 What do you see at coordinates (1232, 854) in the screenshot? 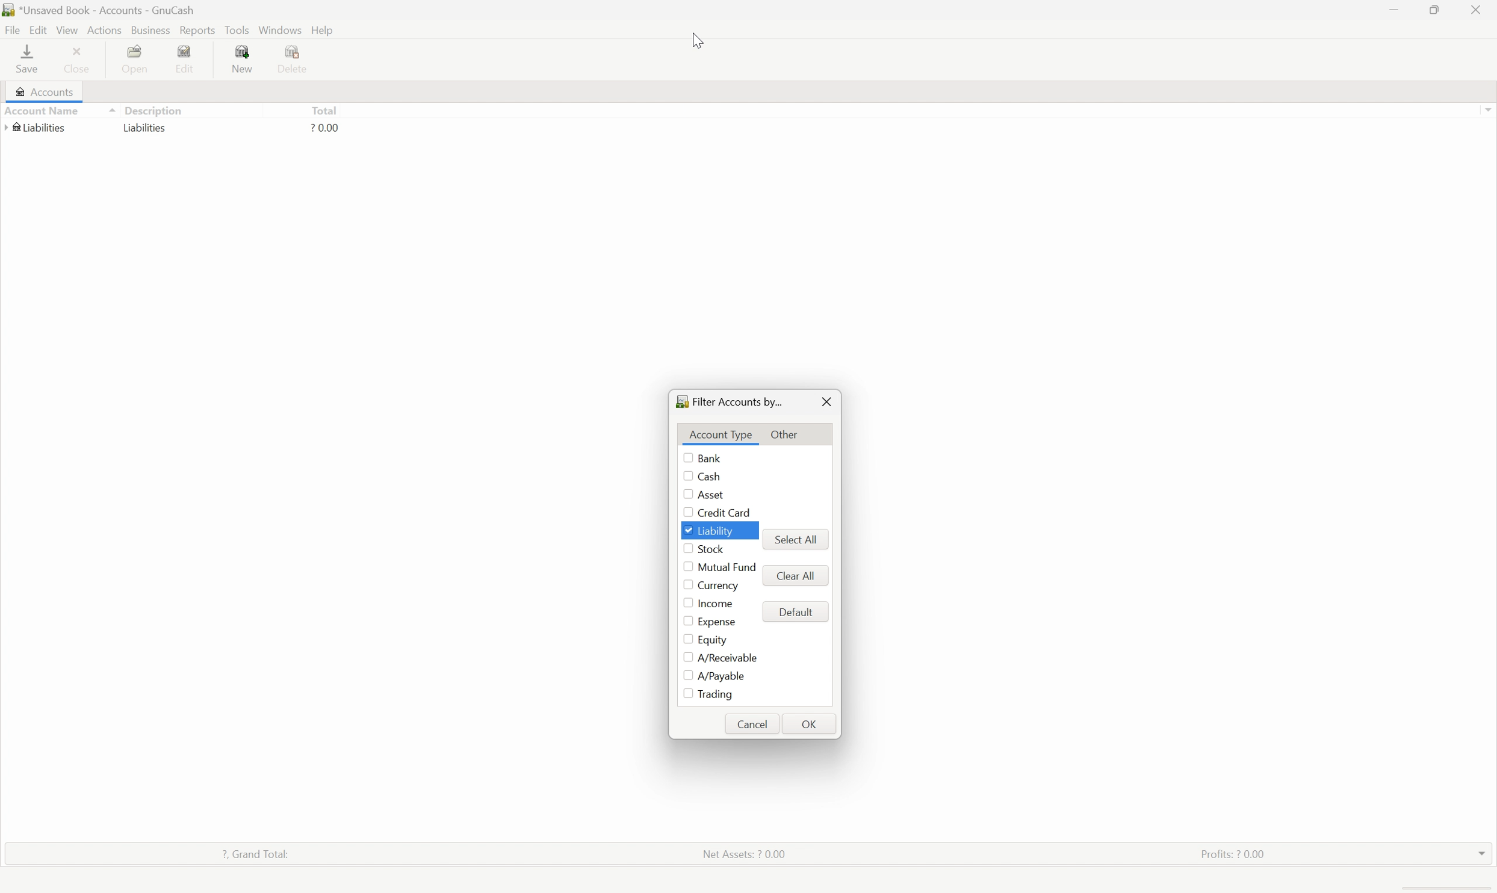
I see `Profits: ? 0.00` at bounding box center [1232, 854].